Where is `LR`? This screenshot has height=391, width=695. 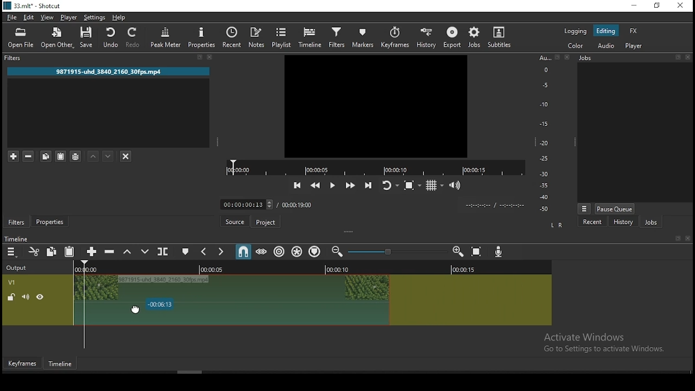
LR is located at coordinates (558, 226).